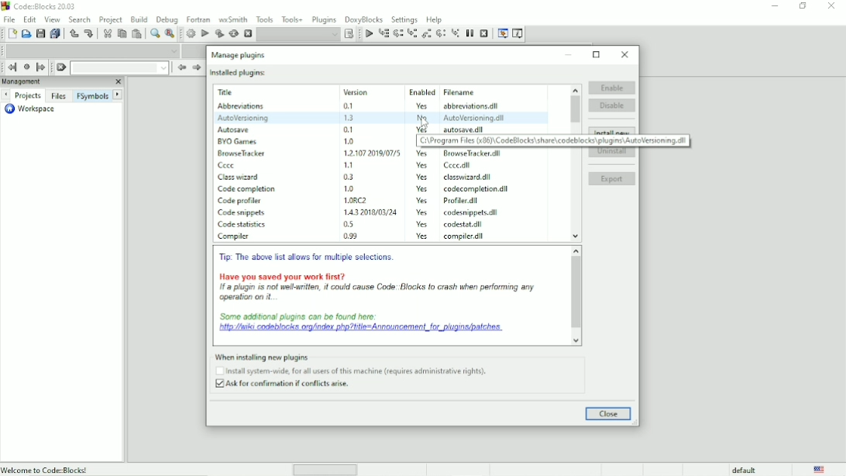  What do you see at coordinates (744, 470) in the screenshot?
I see `default` at bounding box center [744, 470].